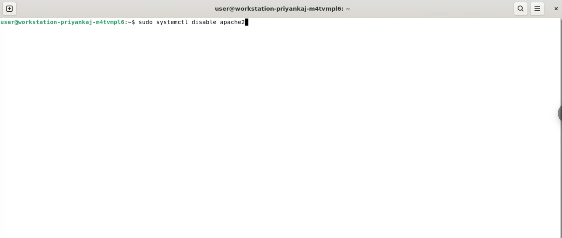  What do you see at coordinates (248, 22) in the screenshot?
I see `Terminal cursor` at bounding box center [248, 22].